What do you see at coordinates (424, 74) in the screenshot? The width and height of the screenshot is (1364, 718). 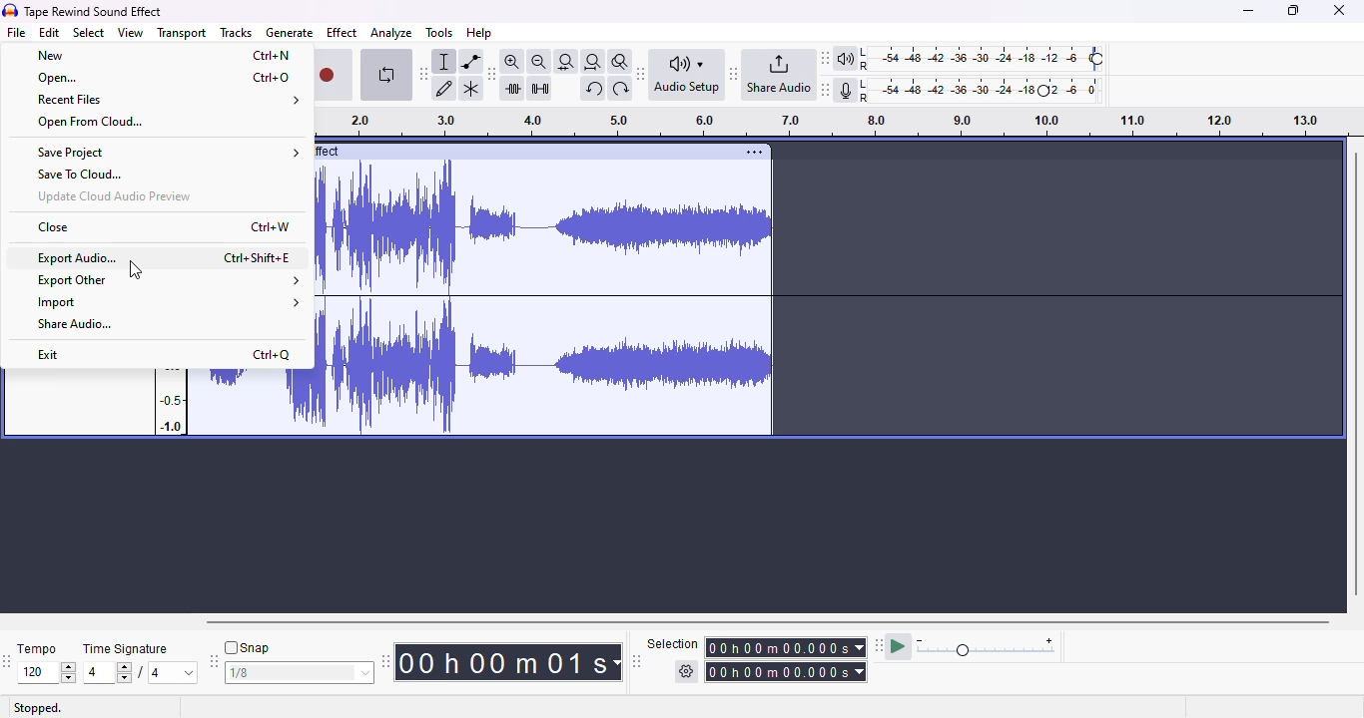 I see `audacity tools toolbar` at bounding box center [424, 74].